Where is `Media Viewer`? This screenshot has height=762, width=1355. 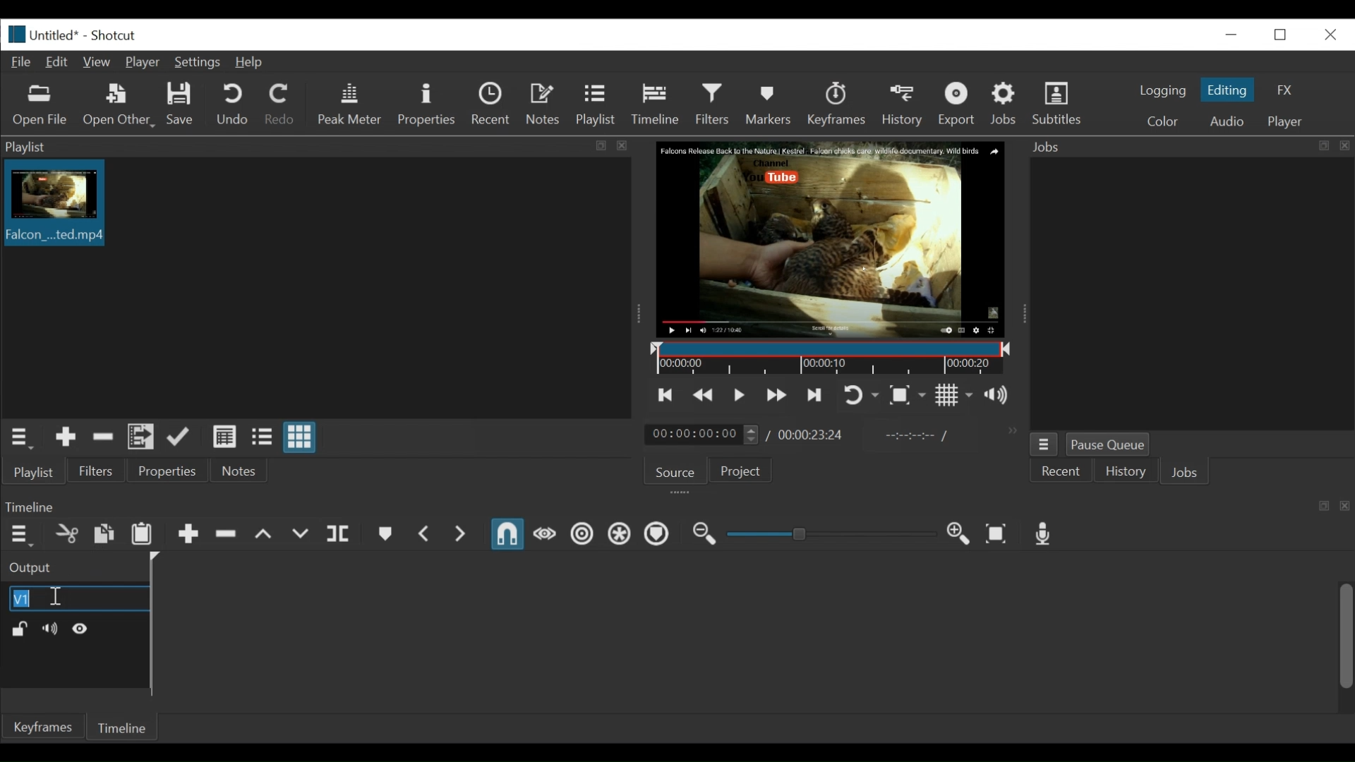
Media Viewer is located at coordinates (831, 241).